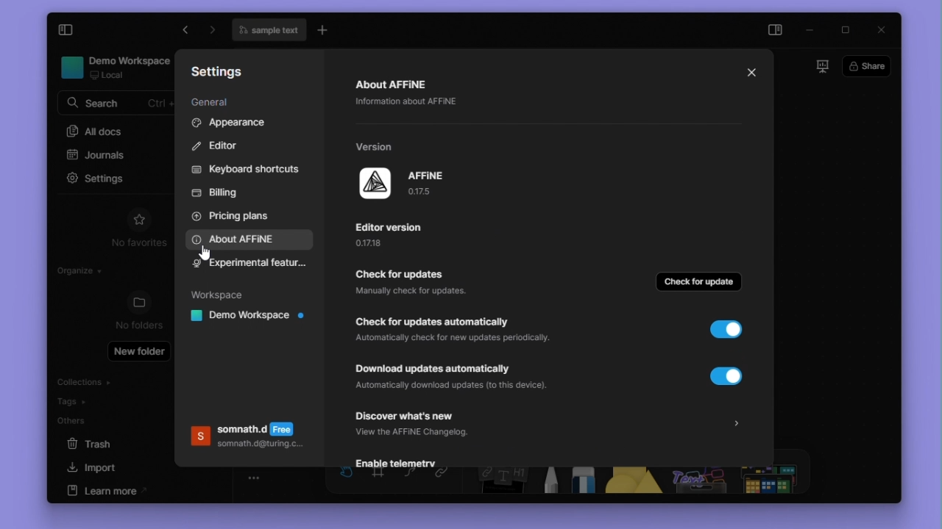 This screenshot has height=529, width=942. Describe the element at coordinates (247, 440) in the screenshot. I see `Account details` at that location.